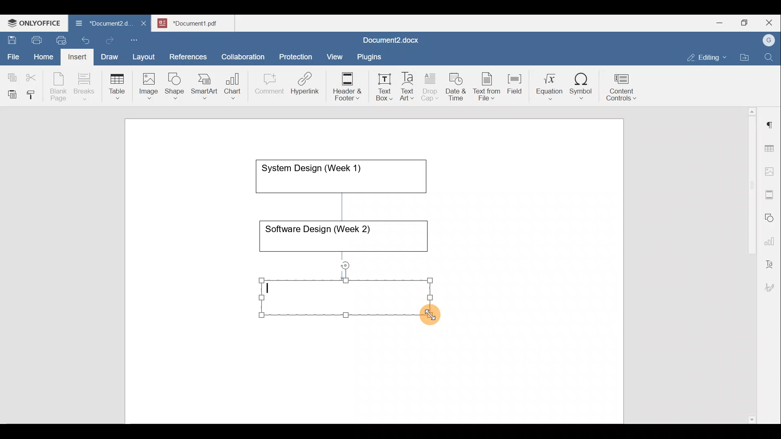 This screenshot has height=439, width=781. What do you see at coordinates (771, 171) in the screenshot?
I see `Image settings` at bounding box center [771, 171].